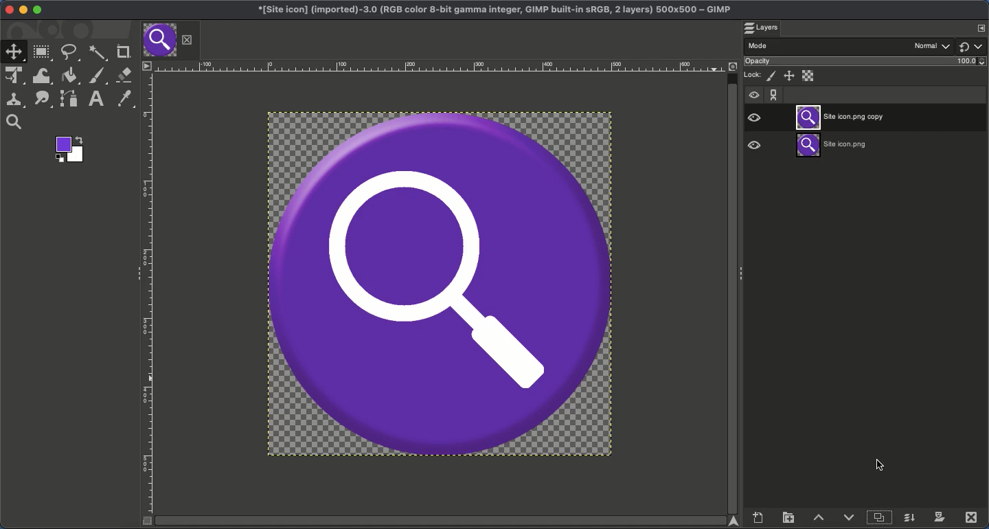 The image size is (989, 529). I want to click on Text, so click(94, 100).